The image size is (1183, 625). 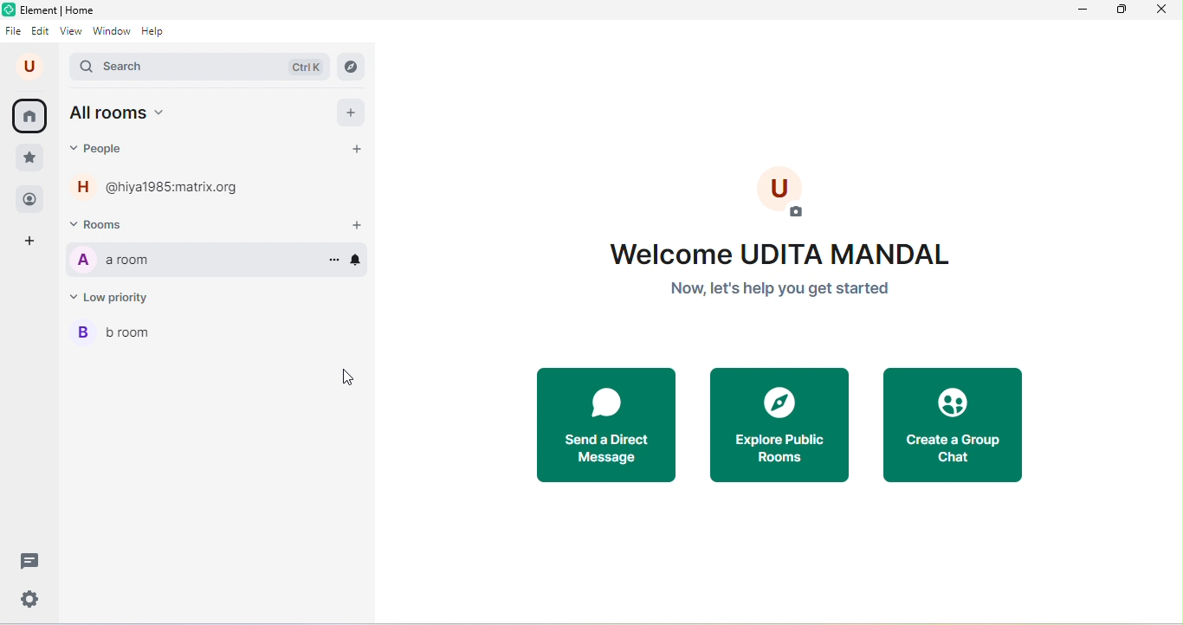 I want to click on explore rooms, so click(x=352, y=65).